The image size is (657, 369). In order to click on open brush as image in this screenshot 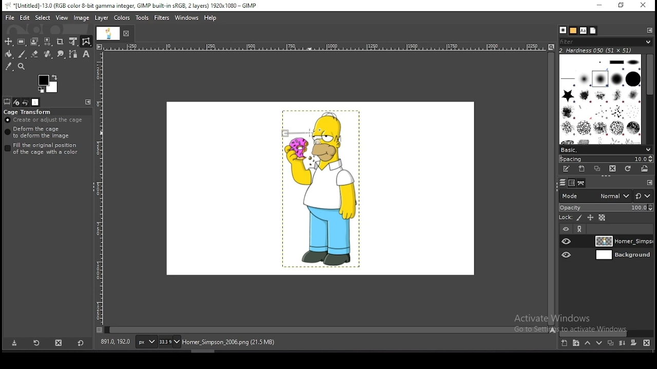, I will do `click(645, 168)`.